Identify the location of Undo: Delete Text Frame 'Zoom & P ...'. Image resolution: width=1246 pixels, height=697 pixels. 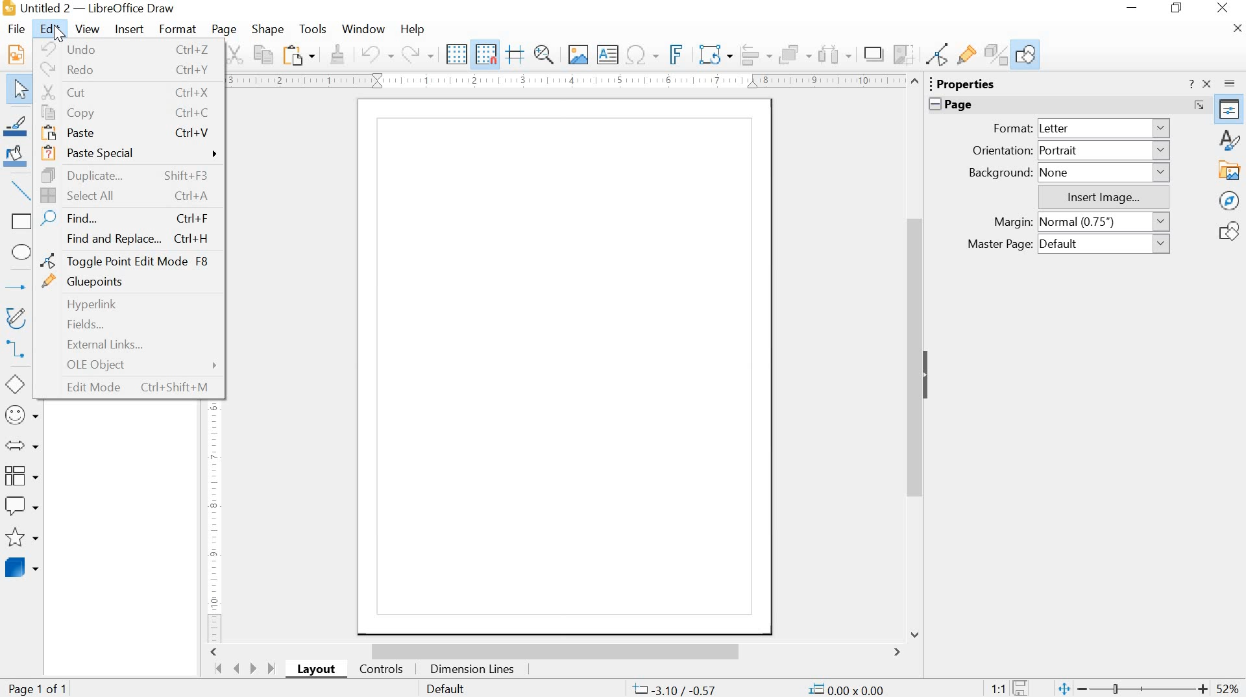
(378, 53).